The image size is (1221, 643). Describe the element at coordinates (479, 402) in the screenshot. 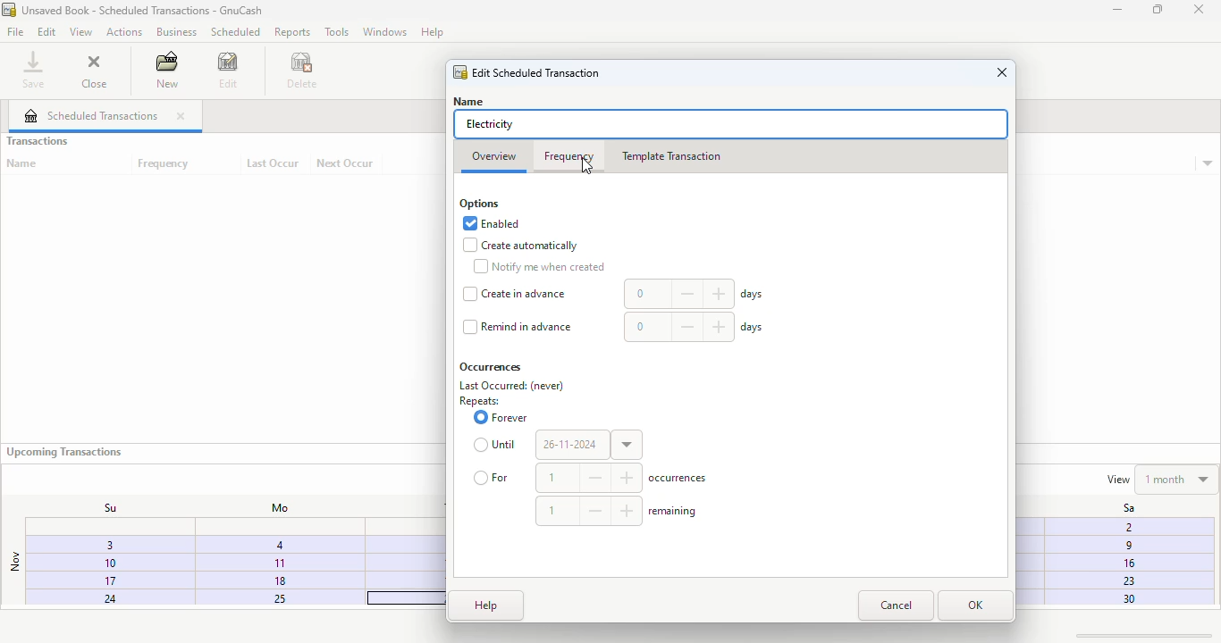

I see `repeats: ` at that location.